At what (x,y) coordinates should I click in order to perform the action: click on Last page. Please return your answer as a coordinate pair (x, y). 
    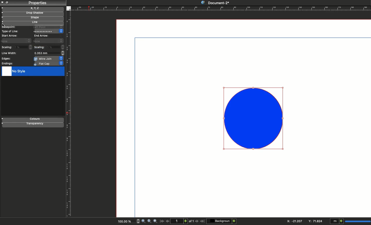
    Looking at the image, I should click on (203, 221).